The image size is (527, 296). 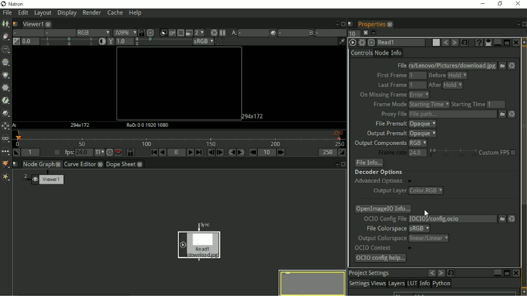 I want to click on Layer, so click(x=27, y=33).